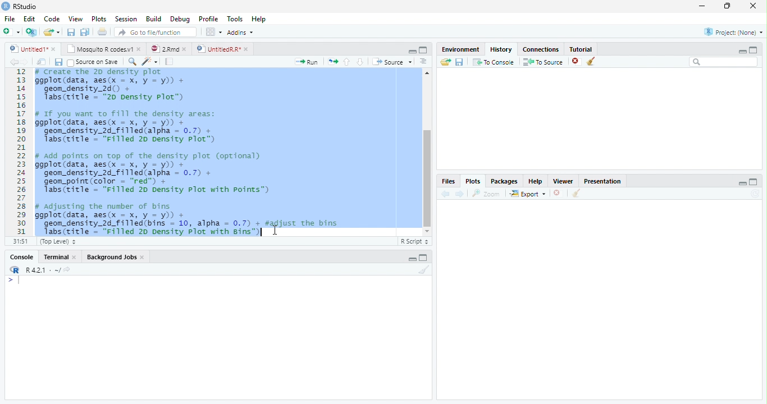 The width and height of the screenshot is (767, 404). I want to click on Source on Save, so click(92, 62).